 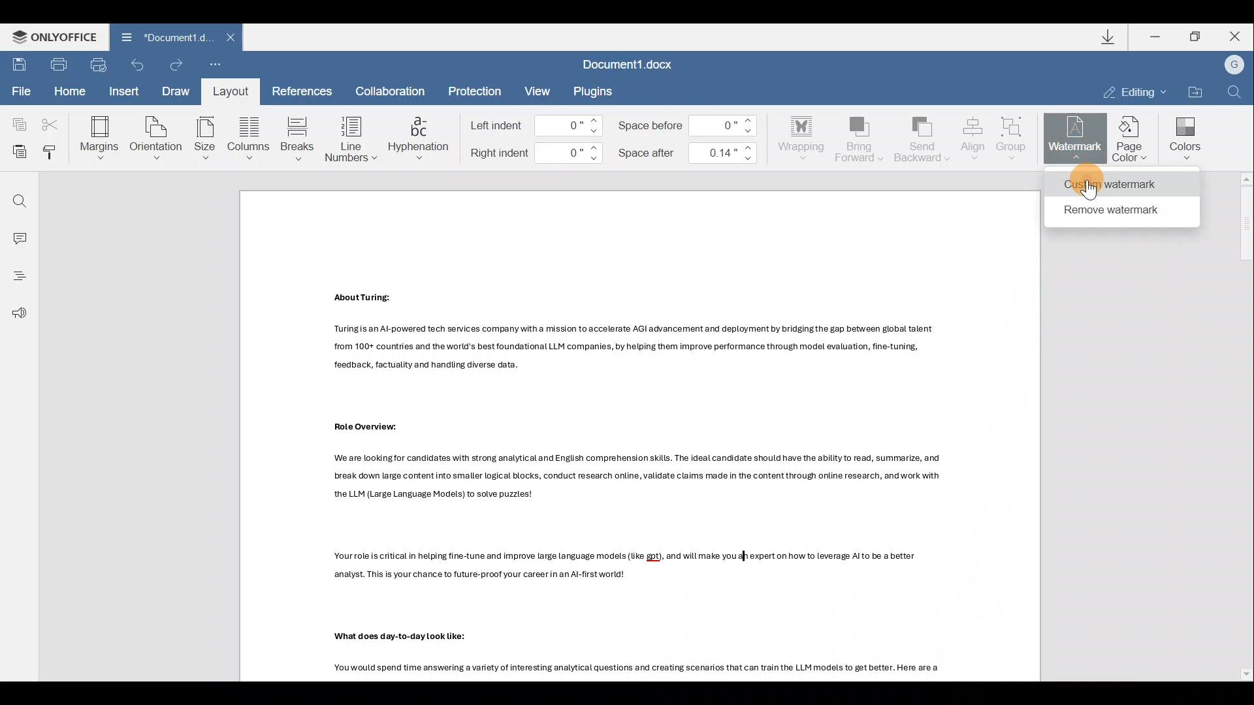 I want to click on Undo, so click(x=140, y=65).